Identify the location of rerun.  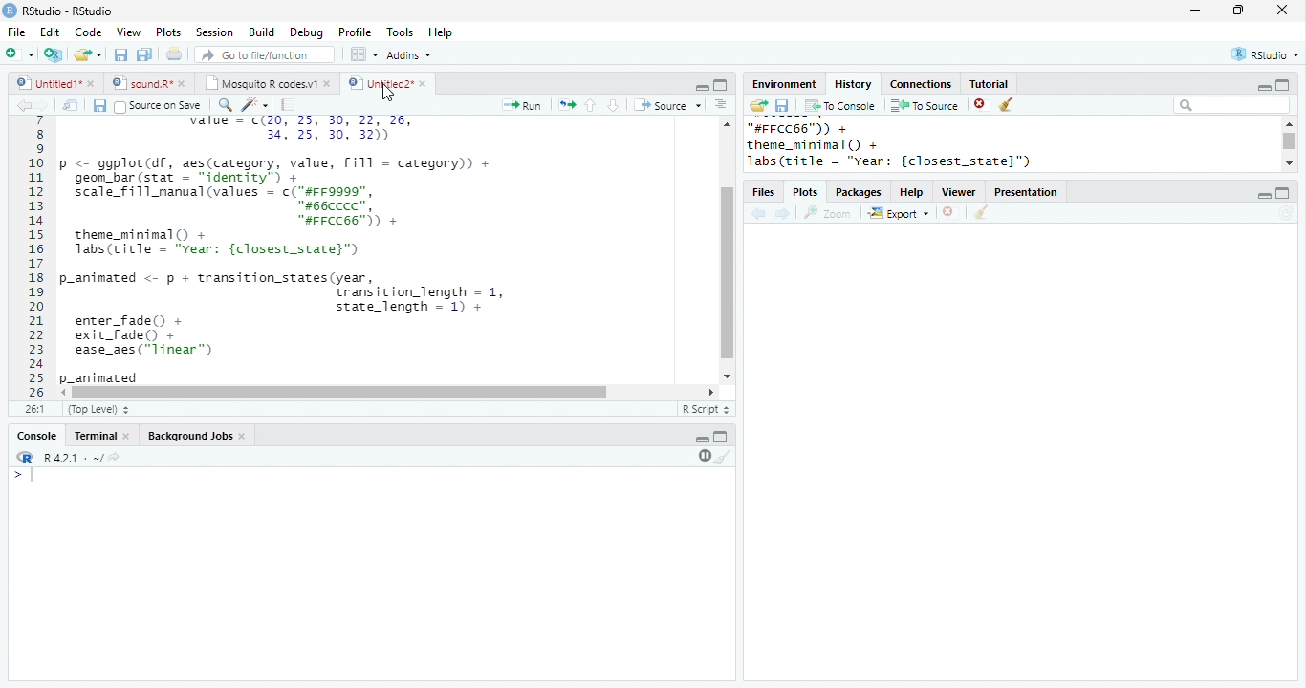
(568, 104).